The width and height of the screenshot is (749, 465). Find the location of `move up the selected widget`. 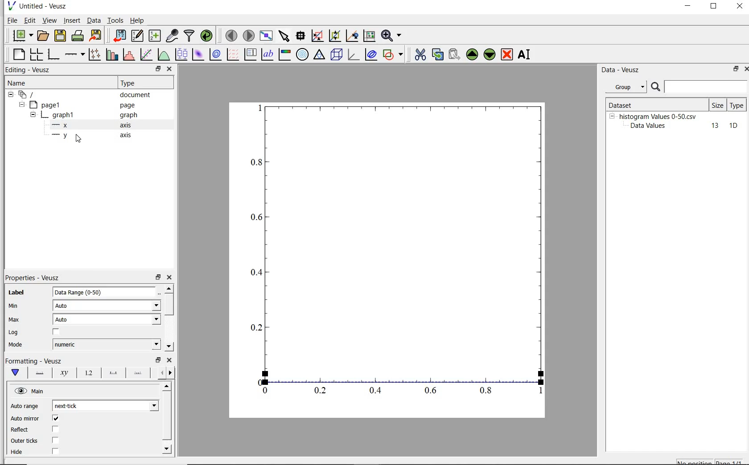

move up the selected widget is located at coordinates (471, 55).